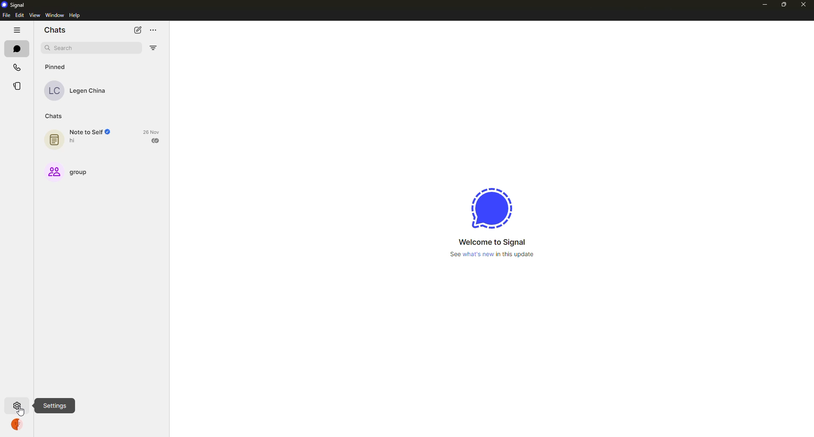  Describe the element at coordinates (19, 16) in the screenshot. I see `edit` at that location.